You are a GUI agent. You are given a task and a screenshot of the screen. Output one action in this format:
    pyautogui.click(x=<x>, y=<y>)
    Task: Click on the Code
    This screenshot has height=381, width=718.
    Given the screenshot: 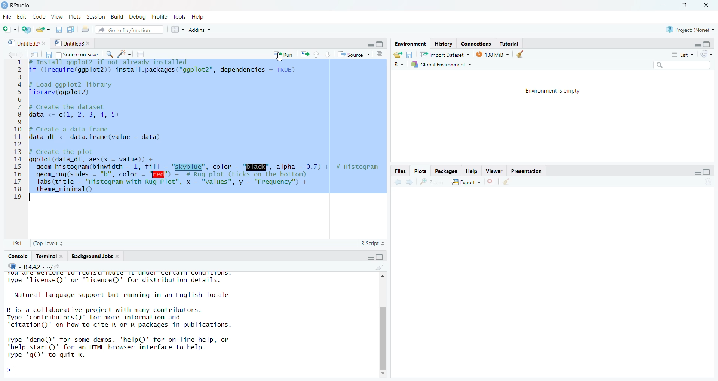 What is the action you would take?
    pyautogui.click(x=39, y=16)
    